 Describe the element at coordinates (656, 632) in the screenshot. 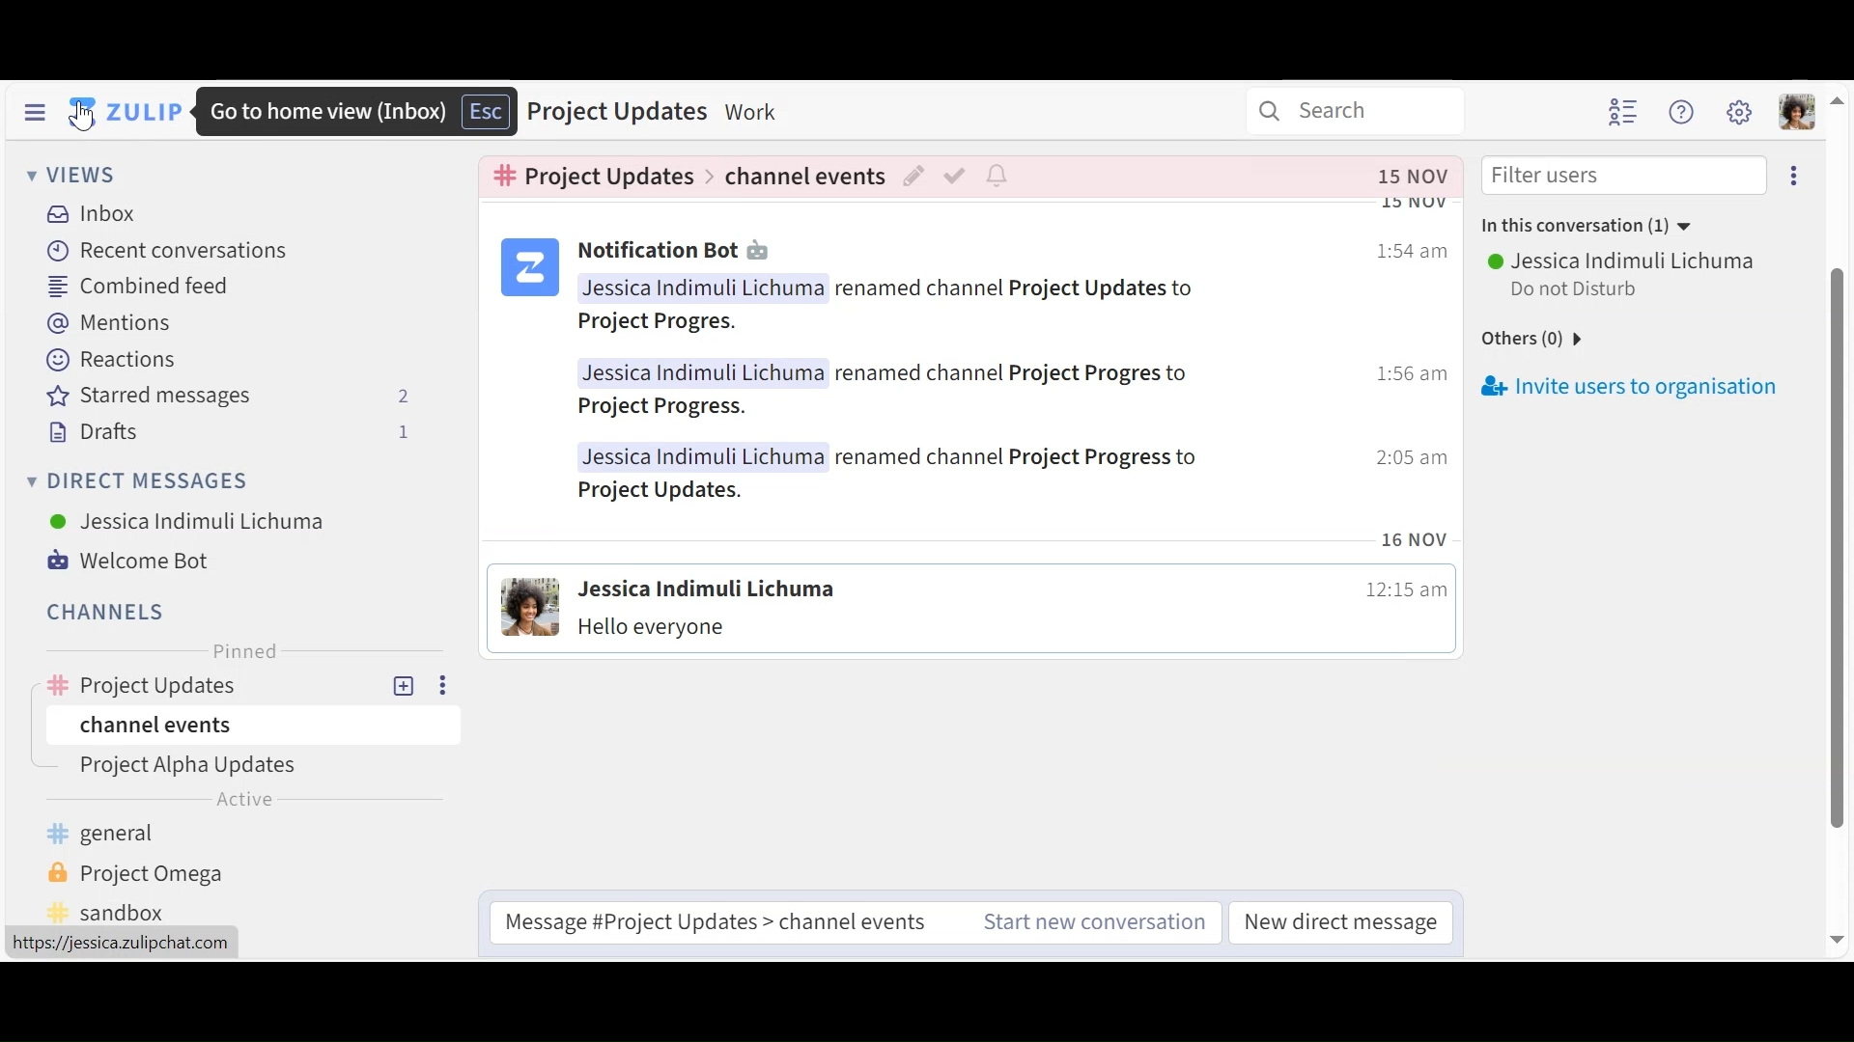

I see `message` at that location.